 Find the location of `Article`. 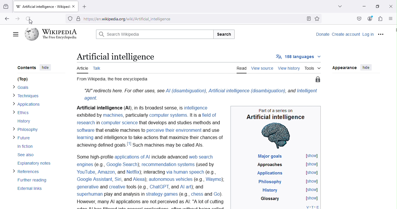

Article is located at coordinates (82, 69).